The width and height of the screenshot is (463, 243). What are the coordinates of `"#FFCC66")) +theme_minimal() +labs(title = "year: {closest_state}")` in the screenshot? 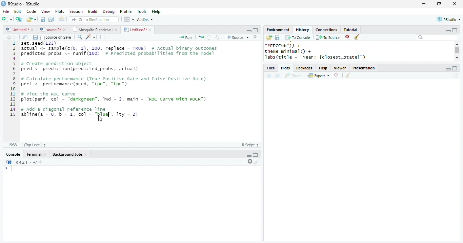 It's located at (324, 51).